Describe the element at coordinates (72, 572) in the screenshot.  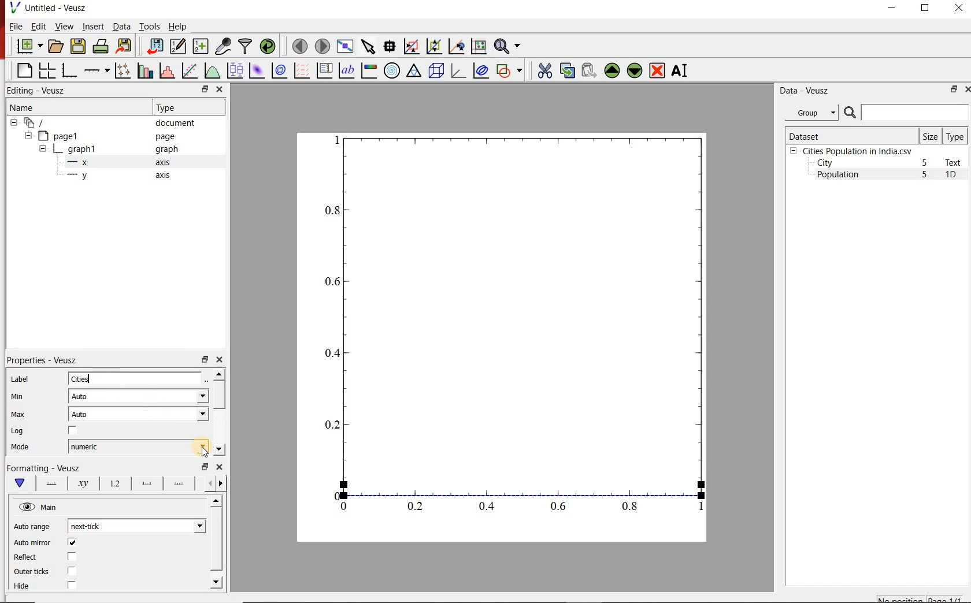
I see `check/uncheck` at that location.